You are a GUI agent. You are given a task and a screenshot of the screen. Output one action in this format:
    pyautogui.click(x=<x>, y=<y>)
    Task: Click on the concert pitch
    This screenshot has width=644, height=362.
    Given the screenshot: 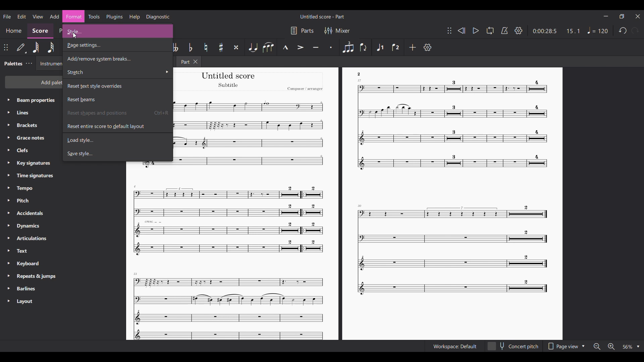 What is the action you would take?
    pyautogui.click(x=513, y=347)
    